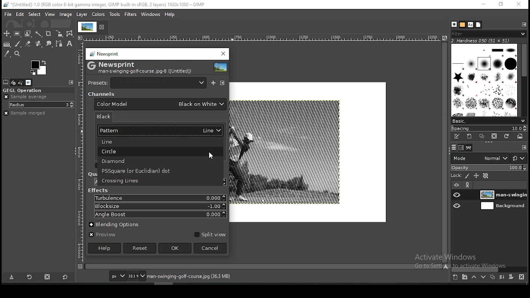  What do you see at coordinates (148, 82) in the screenshot?
I see `presets` at bounding box center [148, 82].